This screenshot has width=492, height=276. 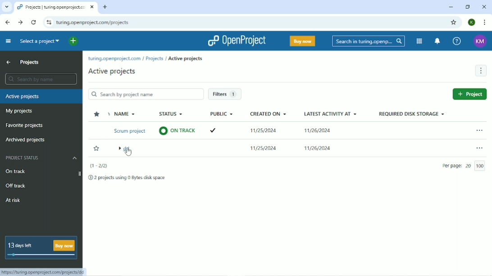 I want to click on Active projects, so click(x=186, y=58).